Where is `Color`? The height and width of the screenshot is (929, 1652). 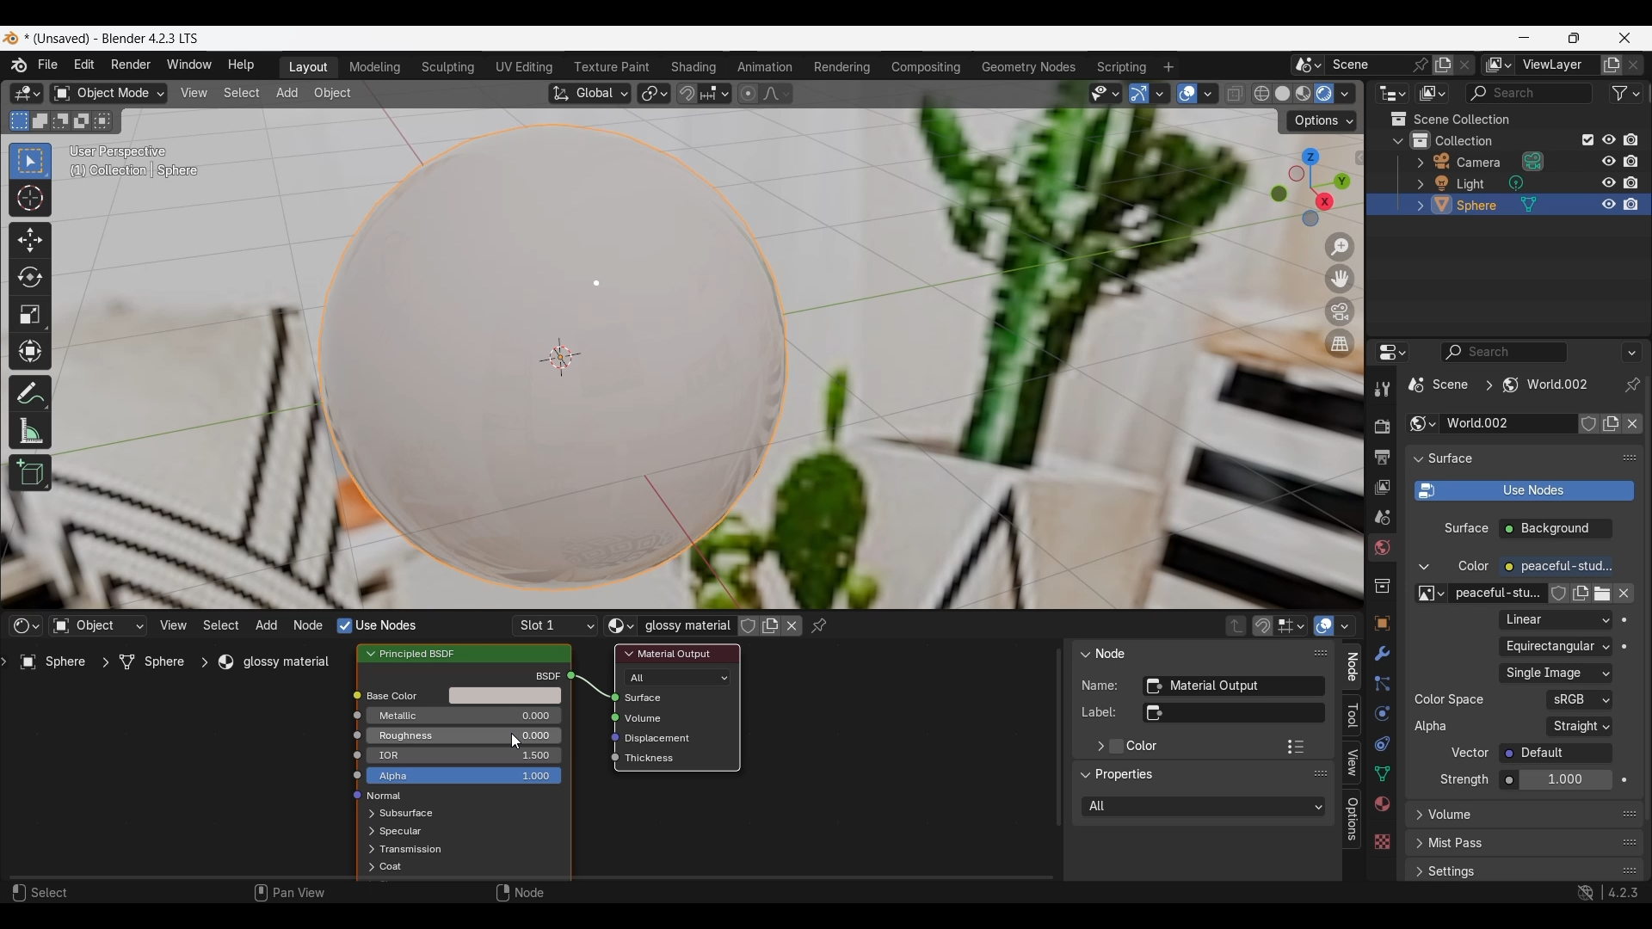
Color is located at coordinates (1143, 747).